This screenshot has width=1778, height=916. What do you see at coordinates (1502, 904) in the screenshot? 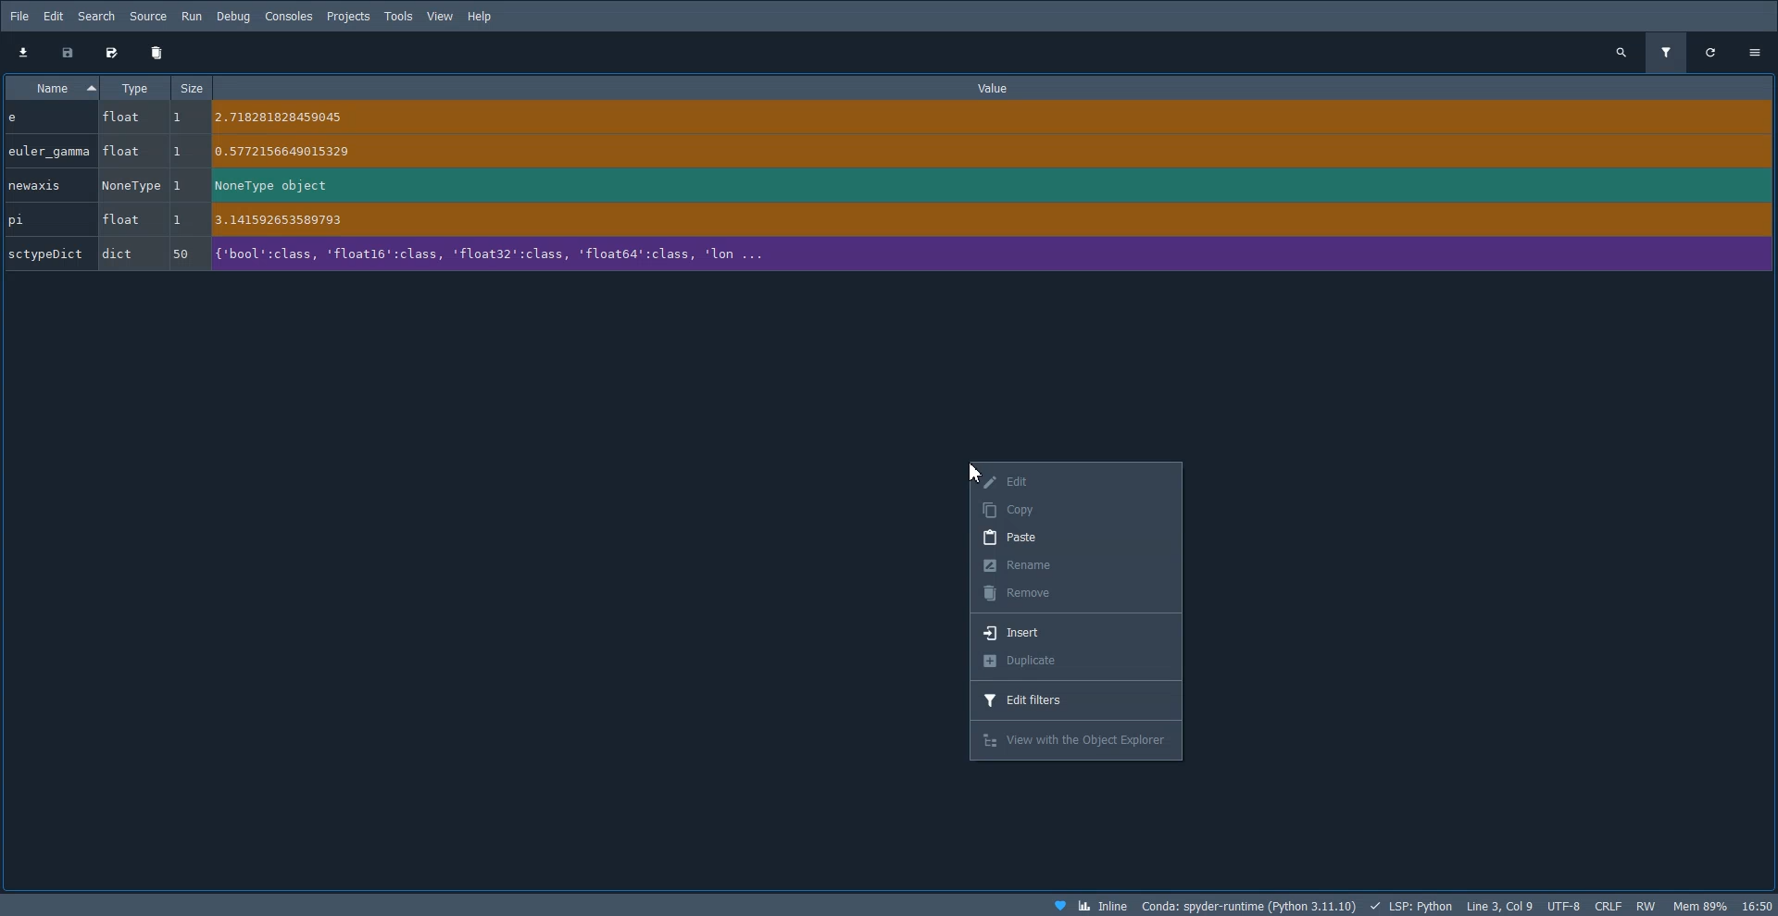
I see `Line3, col9` at bounding box center [1502, 904].